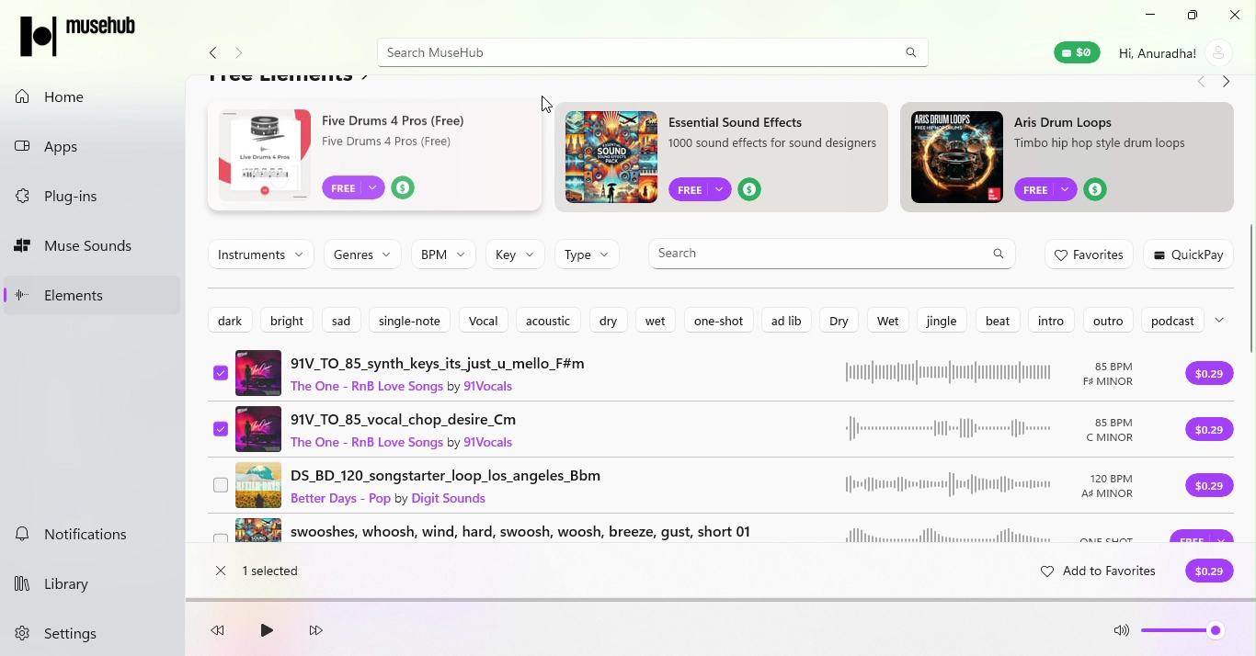 The height and width of the screenshot is (656, 1256). Describe the element at coordinates (87, 537) in the screenshot. I see `Notifications` at that location.